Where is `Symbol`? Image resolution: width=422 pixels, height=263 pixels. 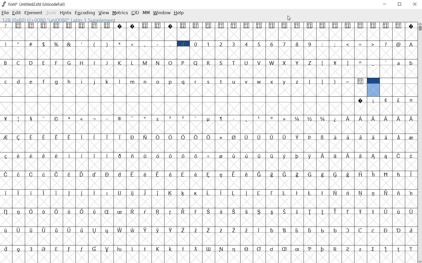
Symbol is located at coordinates (386, 230).